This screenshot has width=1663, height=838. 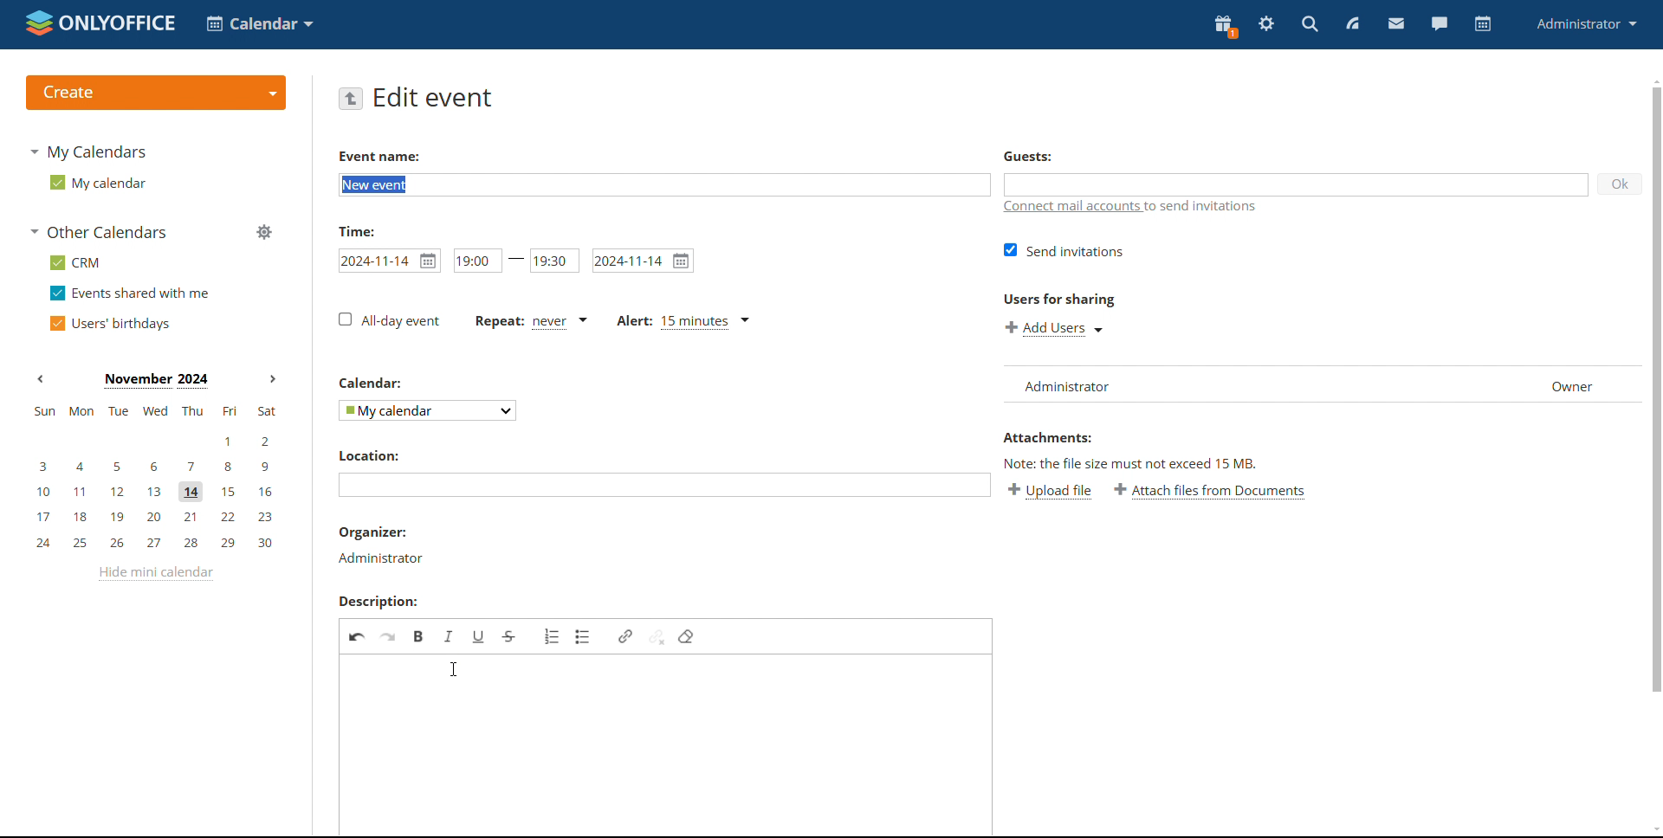 What do you see at coordinates (664, 486) in the screenshot?
I see `add location` at bounding box center [664, 486].